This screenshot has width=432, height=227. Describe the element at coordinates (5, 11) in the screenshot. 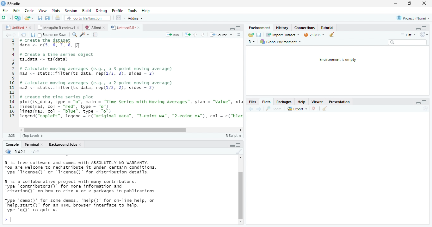

I see `File` at that location.